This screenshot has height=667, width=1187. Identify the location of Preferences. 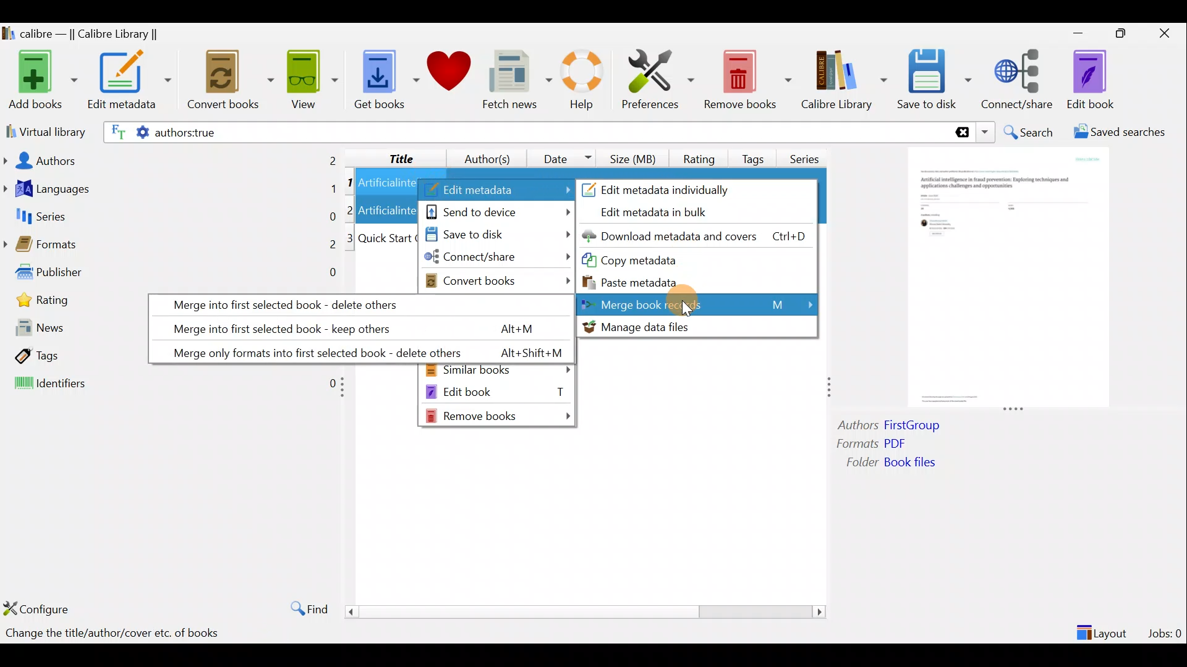
(658, 78).